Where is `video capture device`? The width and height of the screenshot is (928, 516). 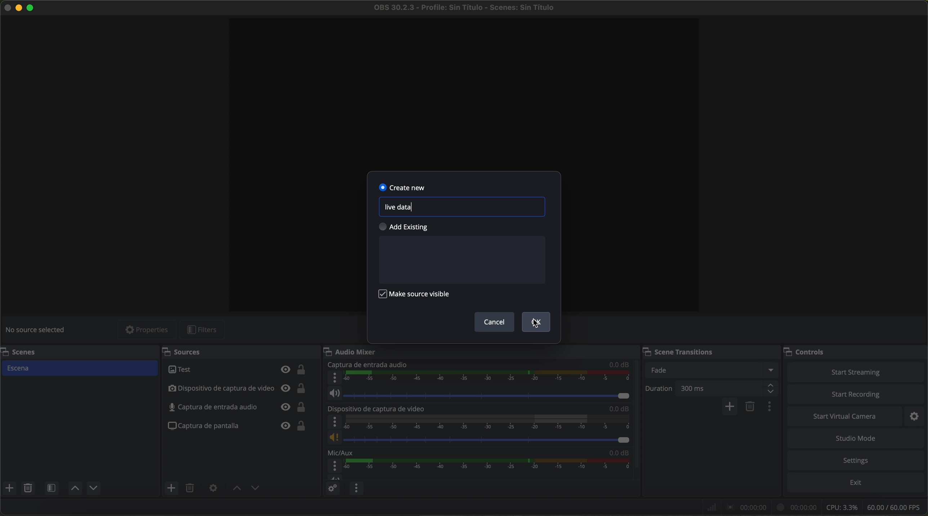 video capture device is located at coordinates (238, 389).